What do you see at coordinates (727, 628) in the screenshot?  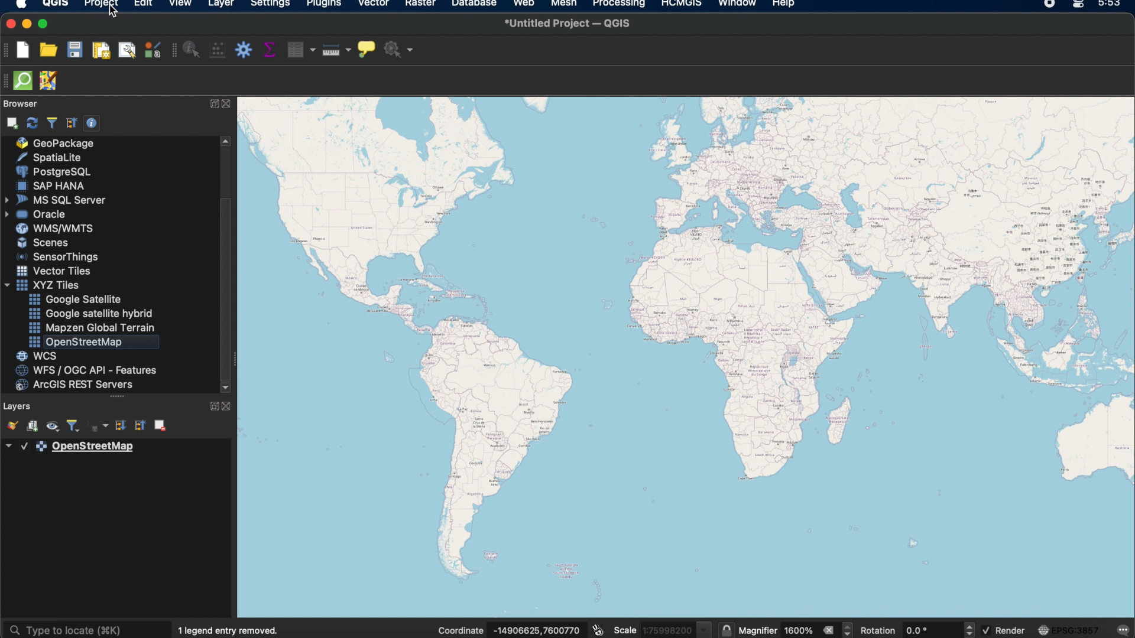 I see `lock scale` at bounding box center [727, 628].